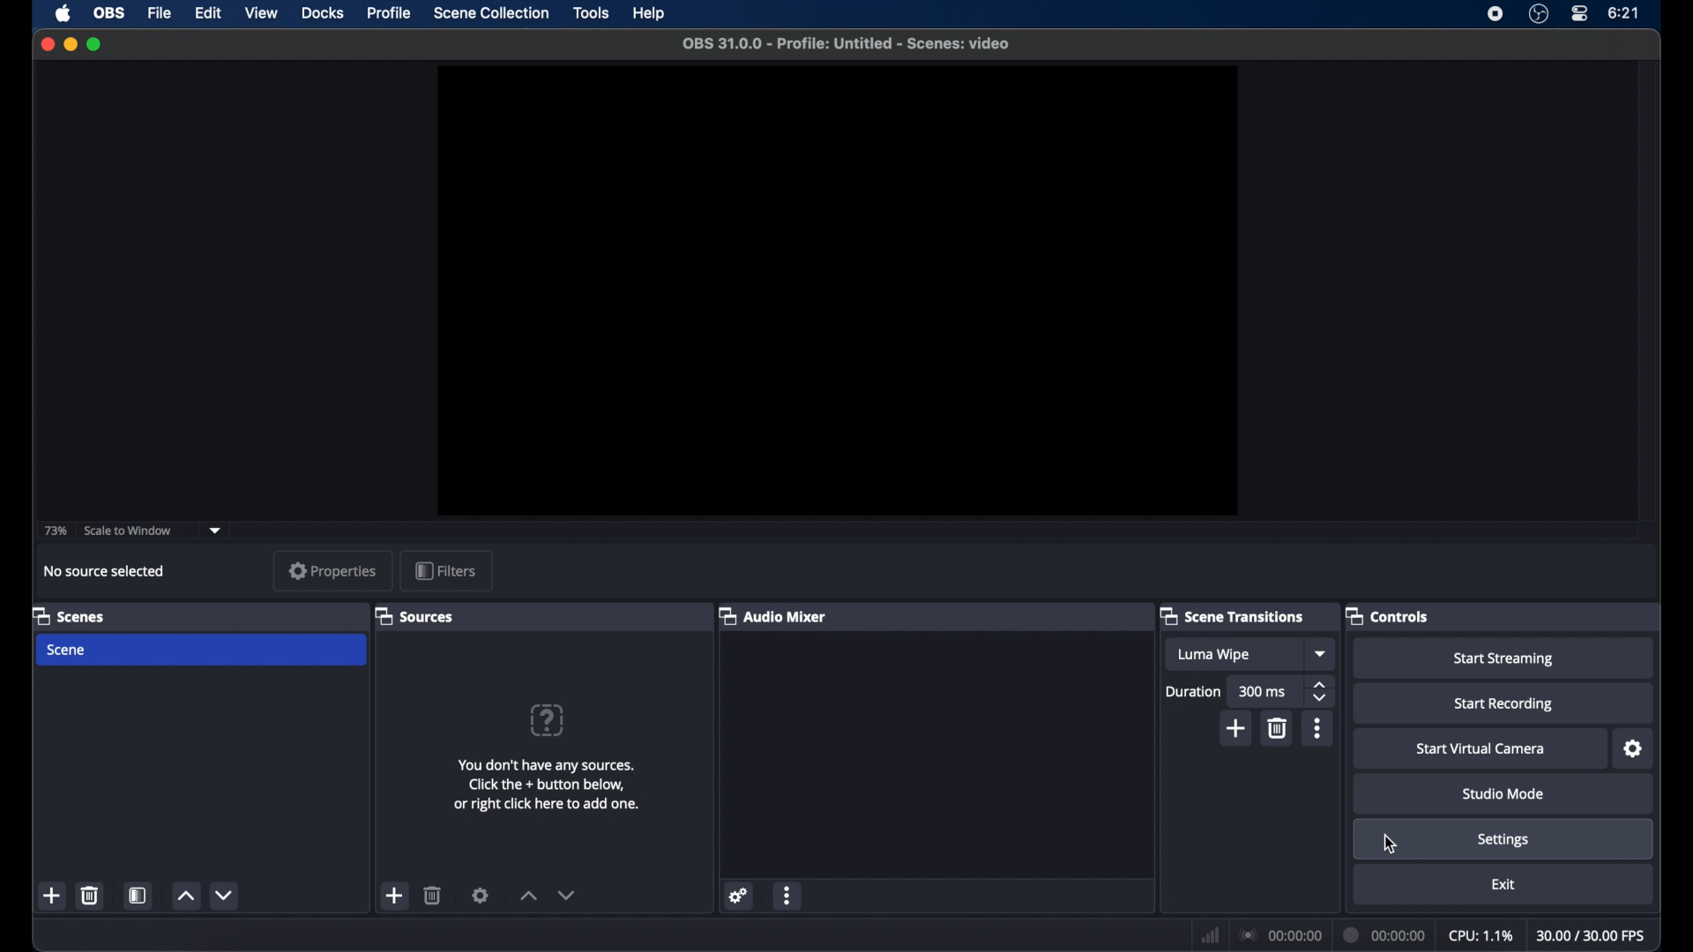 This screenshot has height=952, width=1693. What do you see at coordinates (53, 896) in the screenshot?
I see `add` at bounding box center [53, 896].